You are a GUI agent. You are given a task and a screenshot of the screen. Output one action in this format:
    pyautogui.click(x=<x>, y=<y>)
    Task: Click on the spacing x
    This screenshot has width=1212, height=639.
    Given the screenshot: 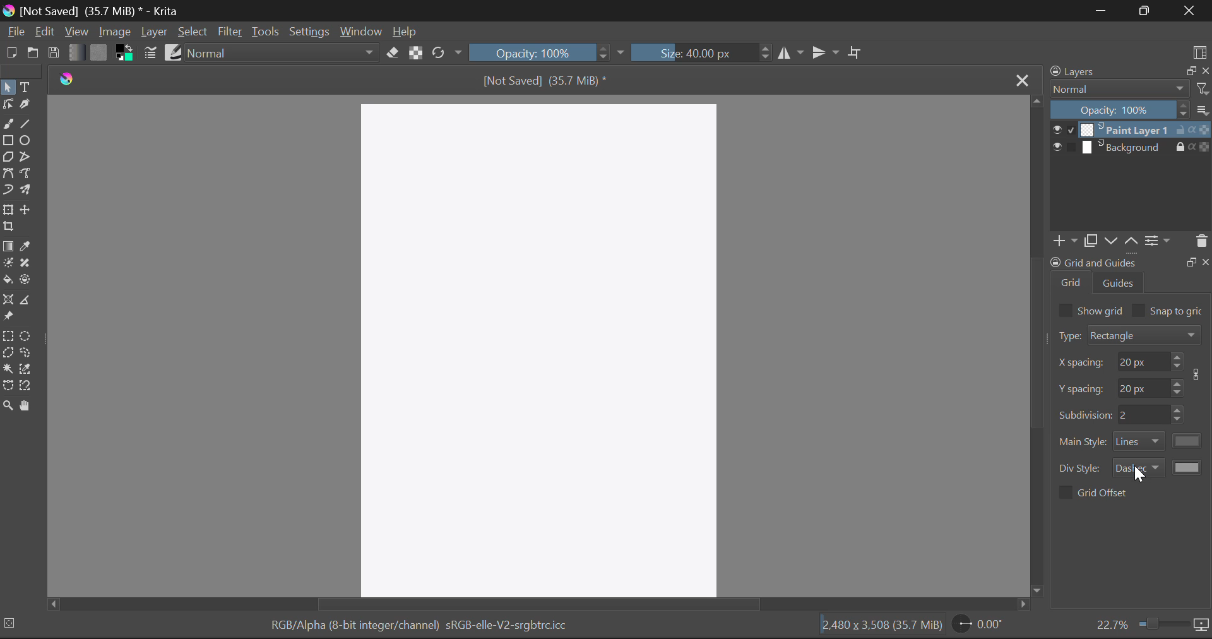 What is the action you would take?
    pyautogui.click(x=1082, y=363)
    